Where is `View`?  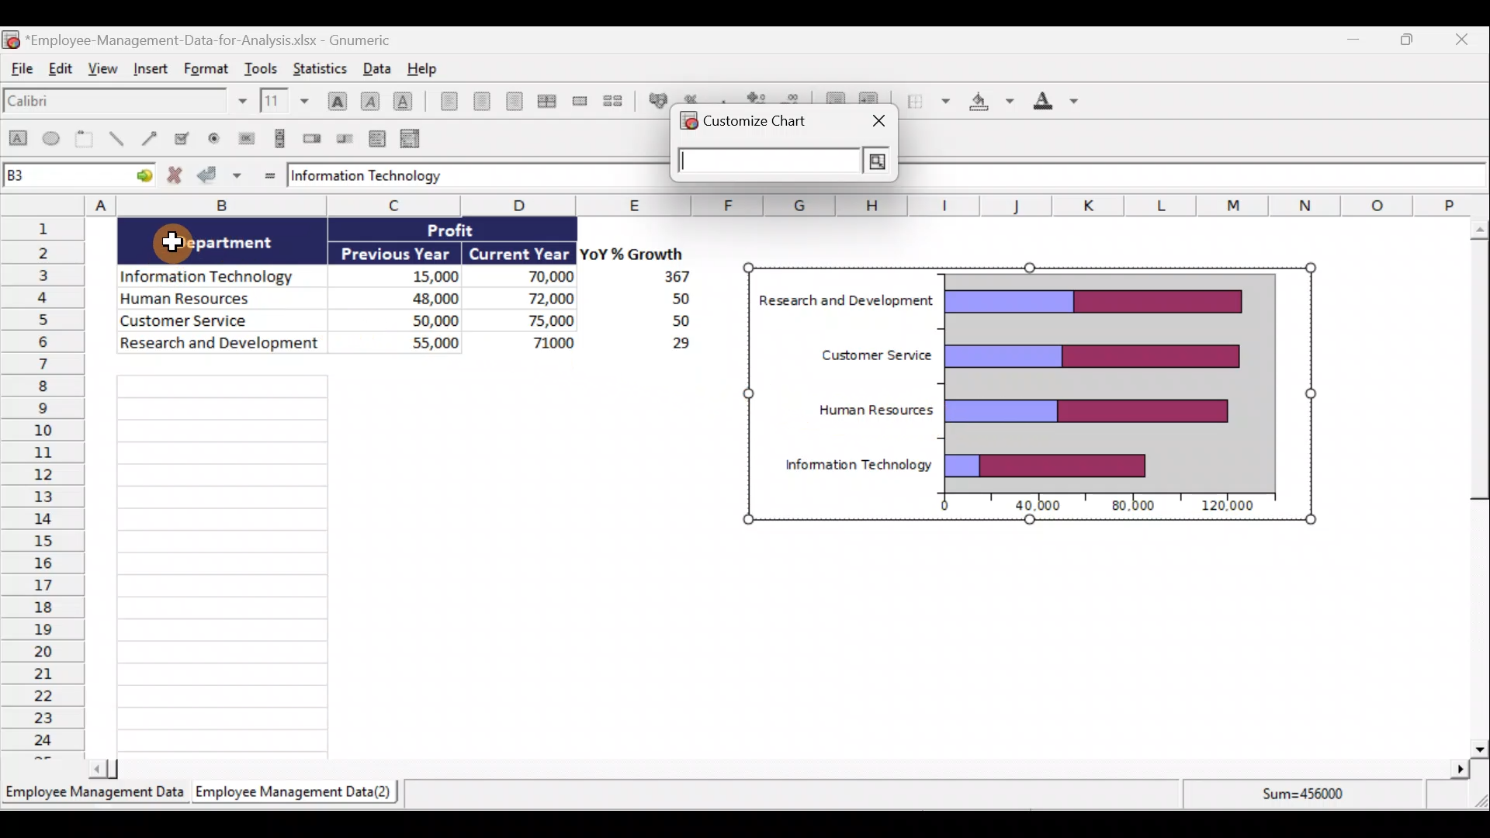
View is located at coordinates (105, 74).